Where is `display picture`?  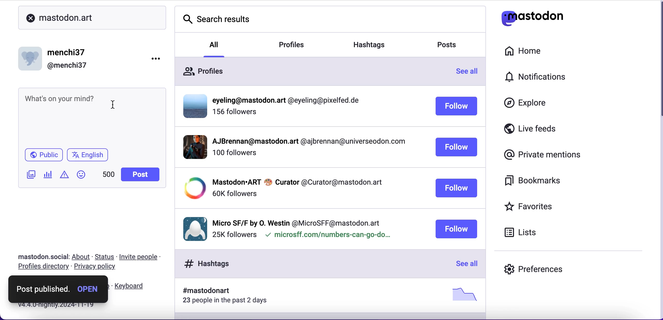 display picture is located at coordinates (191, 147).